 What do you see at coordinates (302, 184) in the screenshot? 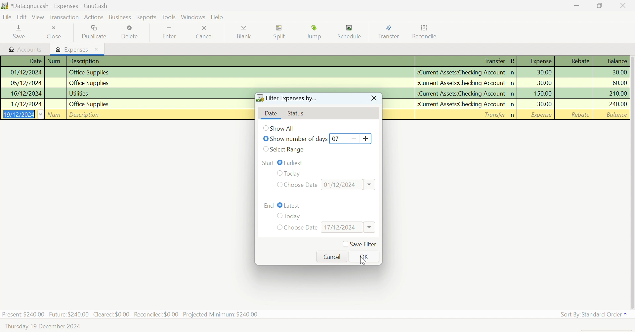
I see `Choose Date` at bounding box center [302, 184].